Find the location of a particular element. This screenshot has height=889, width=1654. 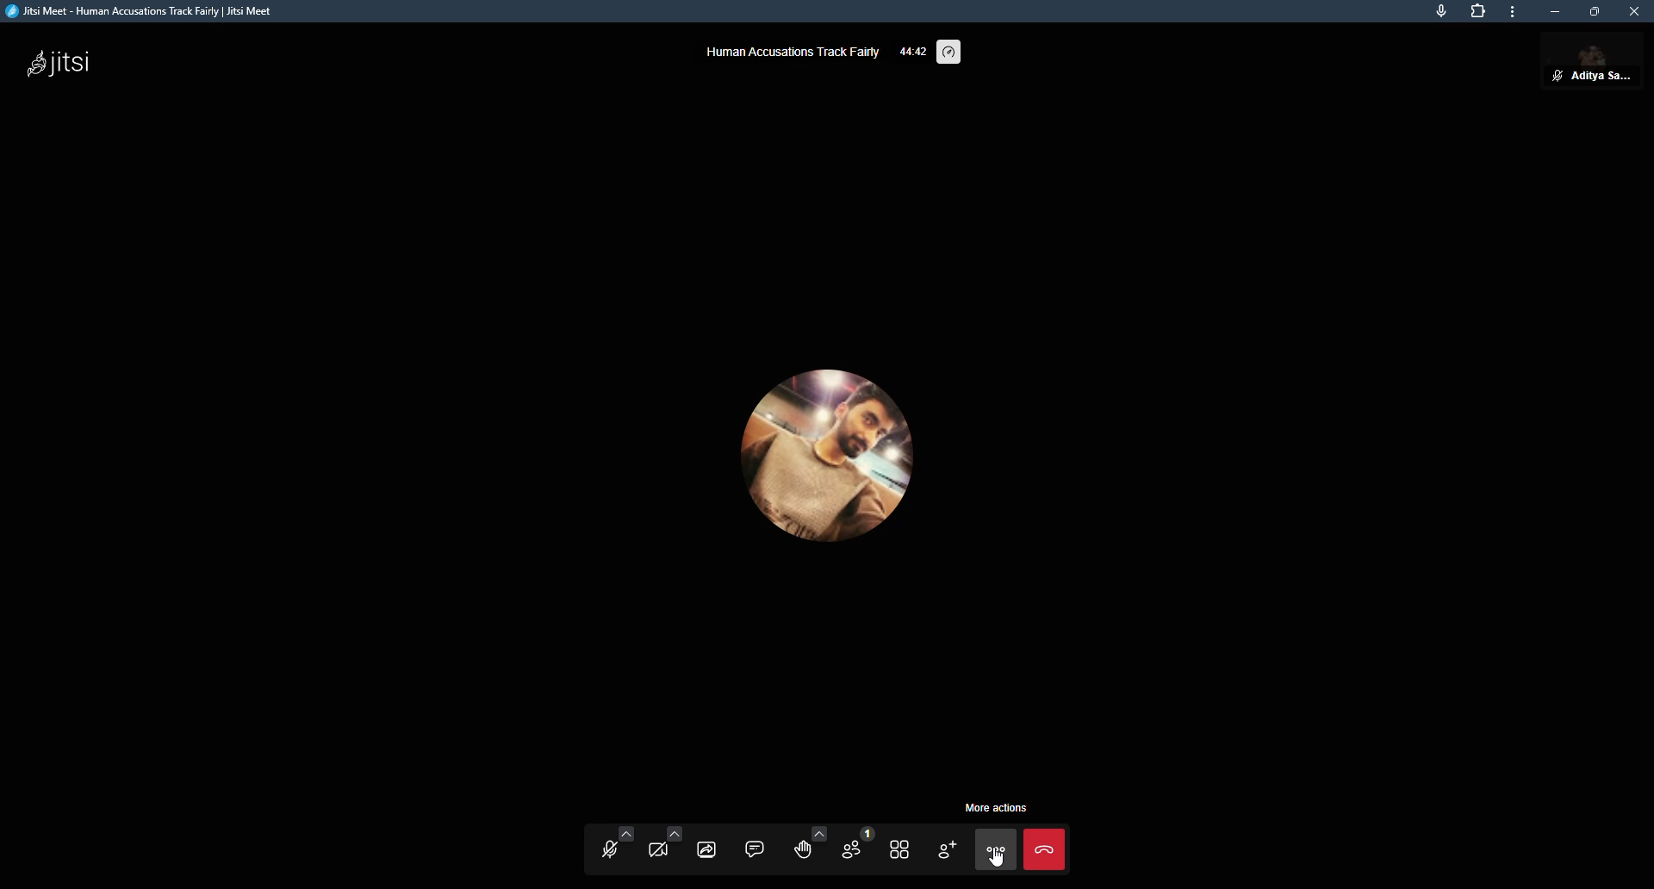

jitsi is located at coordinates (147, 13).